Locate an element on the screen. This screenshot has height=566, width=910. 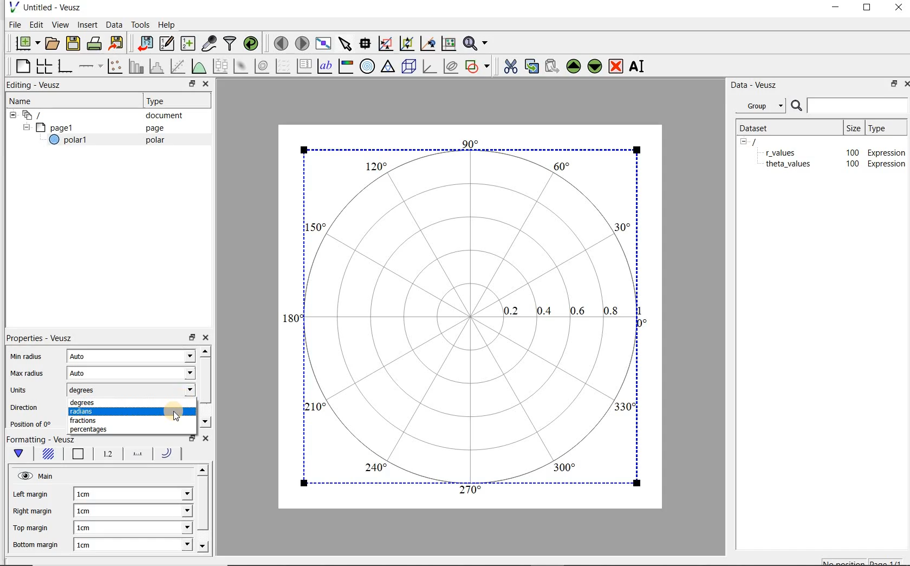
Move the selected widget down is located at coordinates (595, 66).